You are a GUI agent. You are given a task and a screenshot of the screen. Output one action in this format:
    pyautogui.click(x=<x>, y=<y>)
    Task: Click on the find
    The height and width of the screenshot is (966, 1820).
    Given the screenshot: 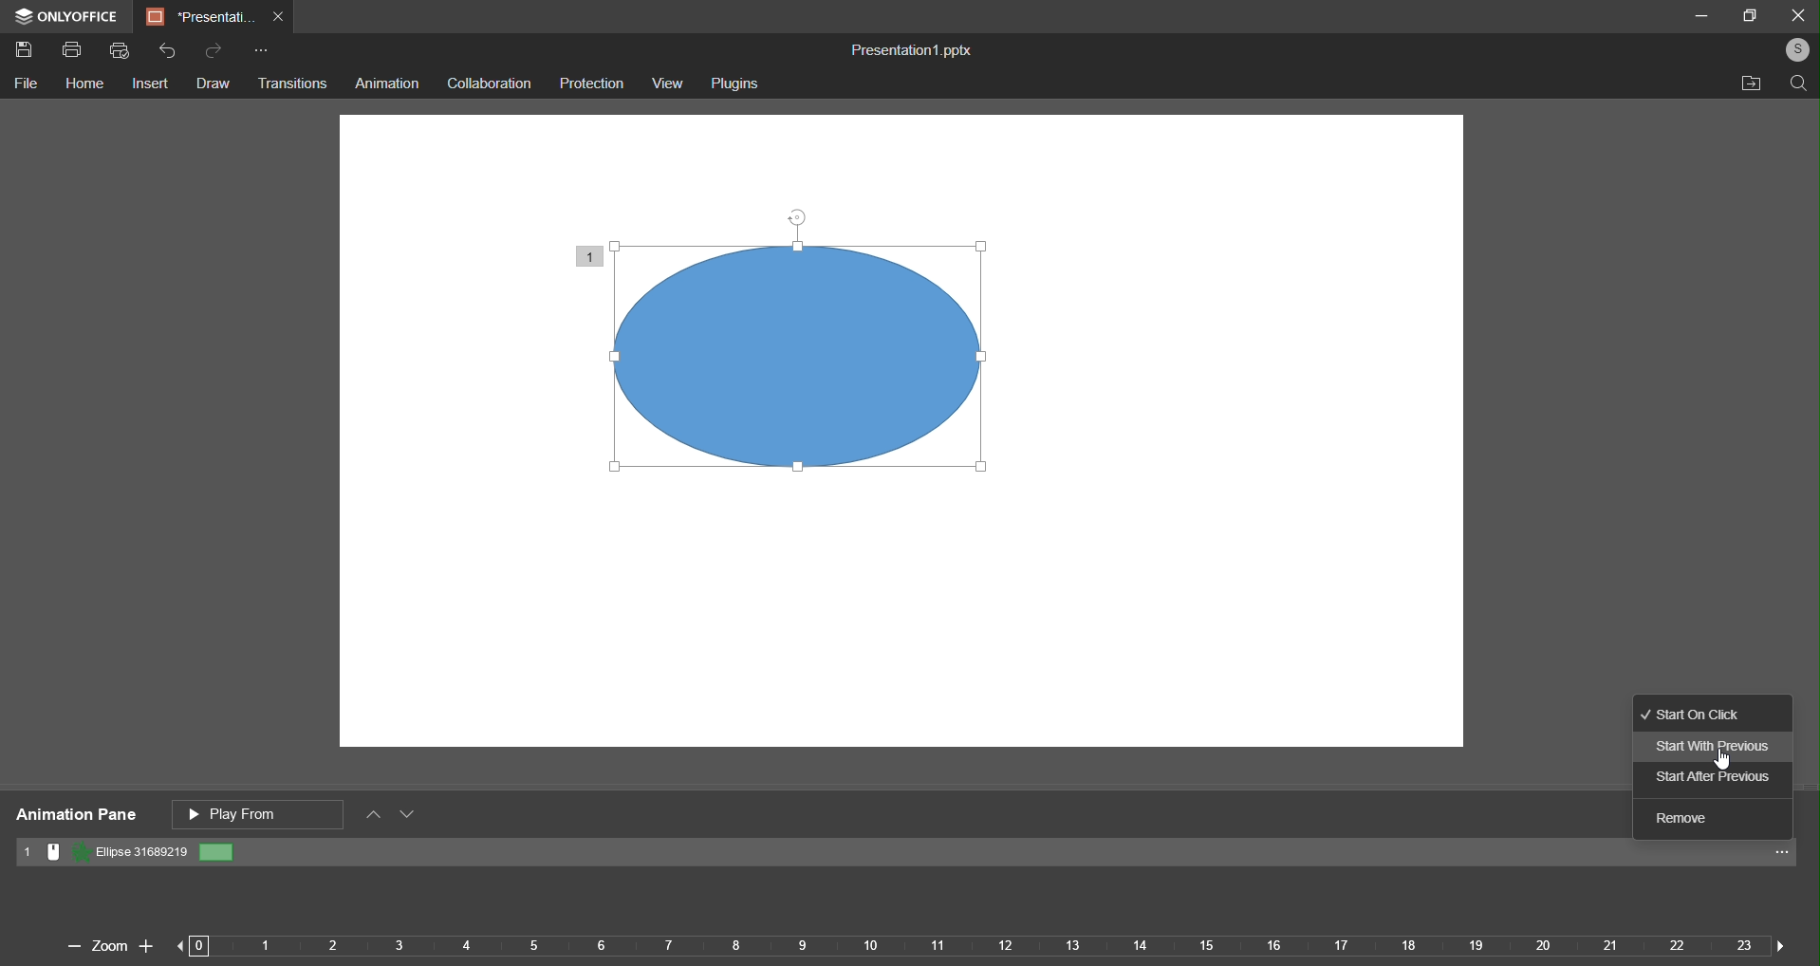 What is the action you would take?
    pyautogui.click(x=1795, y=83)
    